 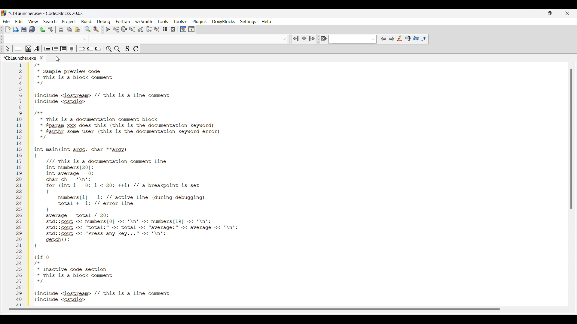 What do you see at coordinates (23, 57) in the screenshot?
I see `Panel title` at bounding box center [23, 57].